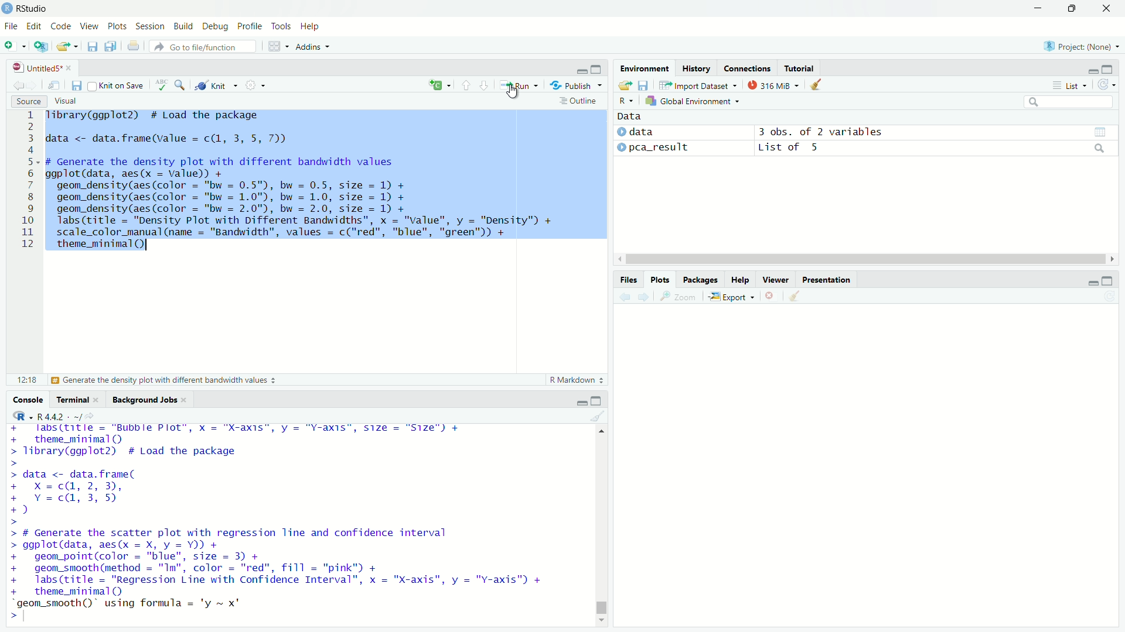  Describe the element at coordinates (1106, 84) in the screenshot. I see `Refresh the list of objects in the environment` at that location.